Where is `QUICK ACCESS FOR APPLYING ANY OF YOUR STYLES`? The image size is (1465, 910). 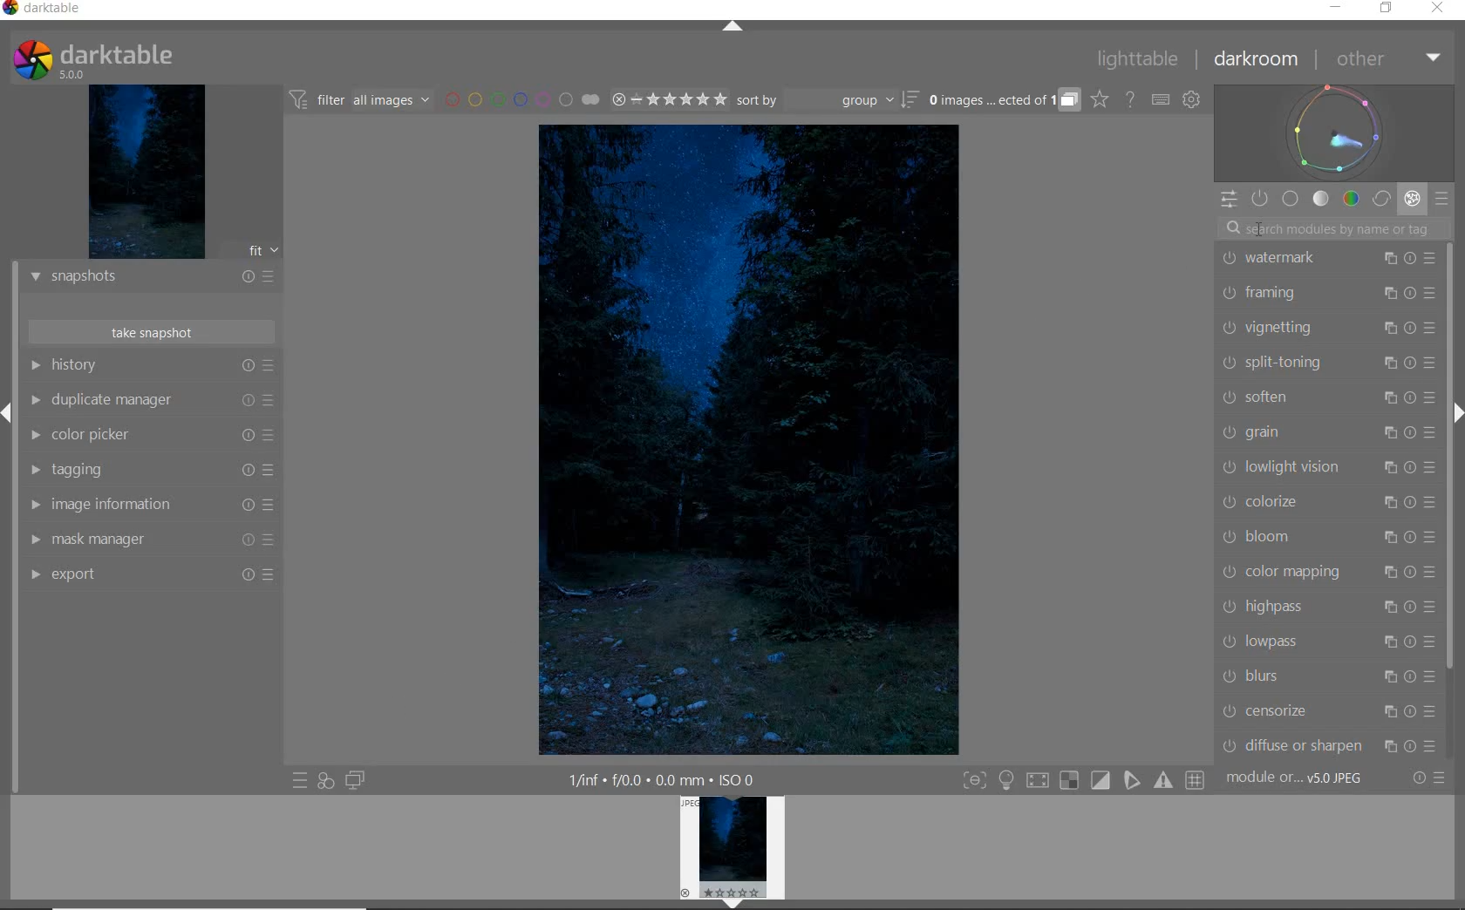 QUICK ACCESS FOR APPLYING ANY OF YOUR STYLES is located at coordinates (324, 782).